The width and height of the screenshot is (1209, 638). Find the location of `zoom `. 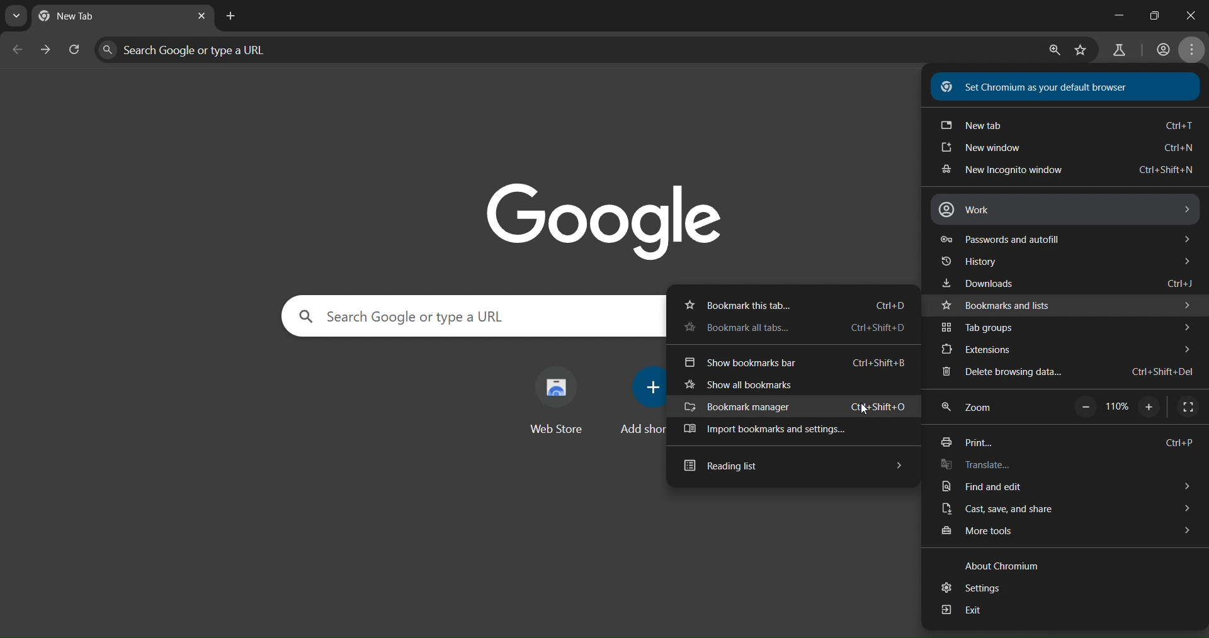

zoom  is located at coordinates (975, 408).